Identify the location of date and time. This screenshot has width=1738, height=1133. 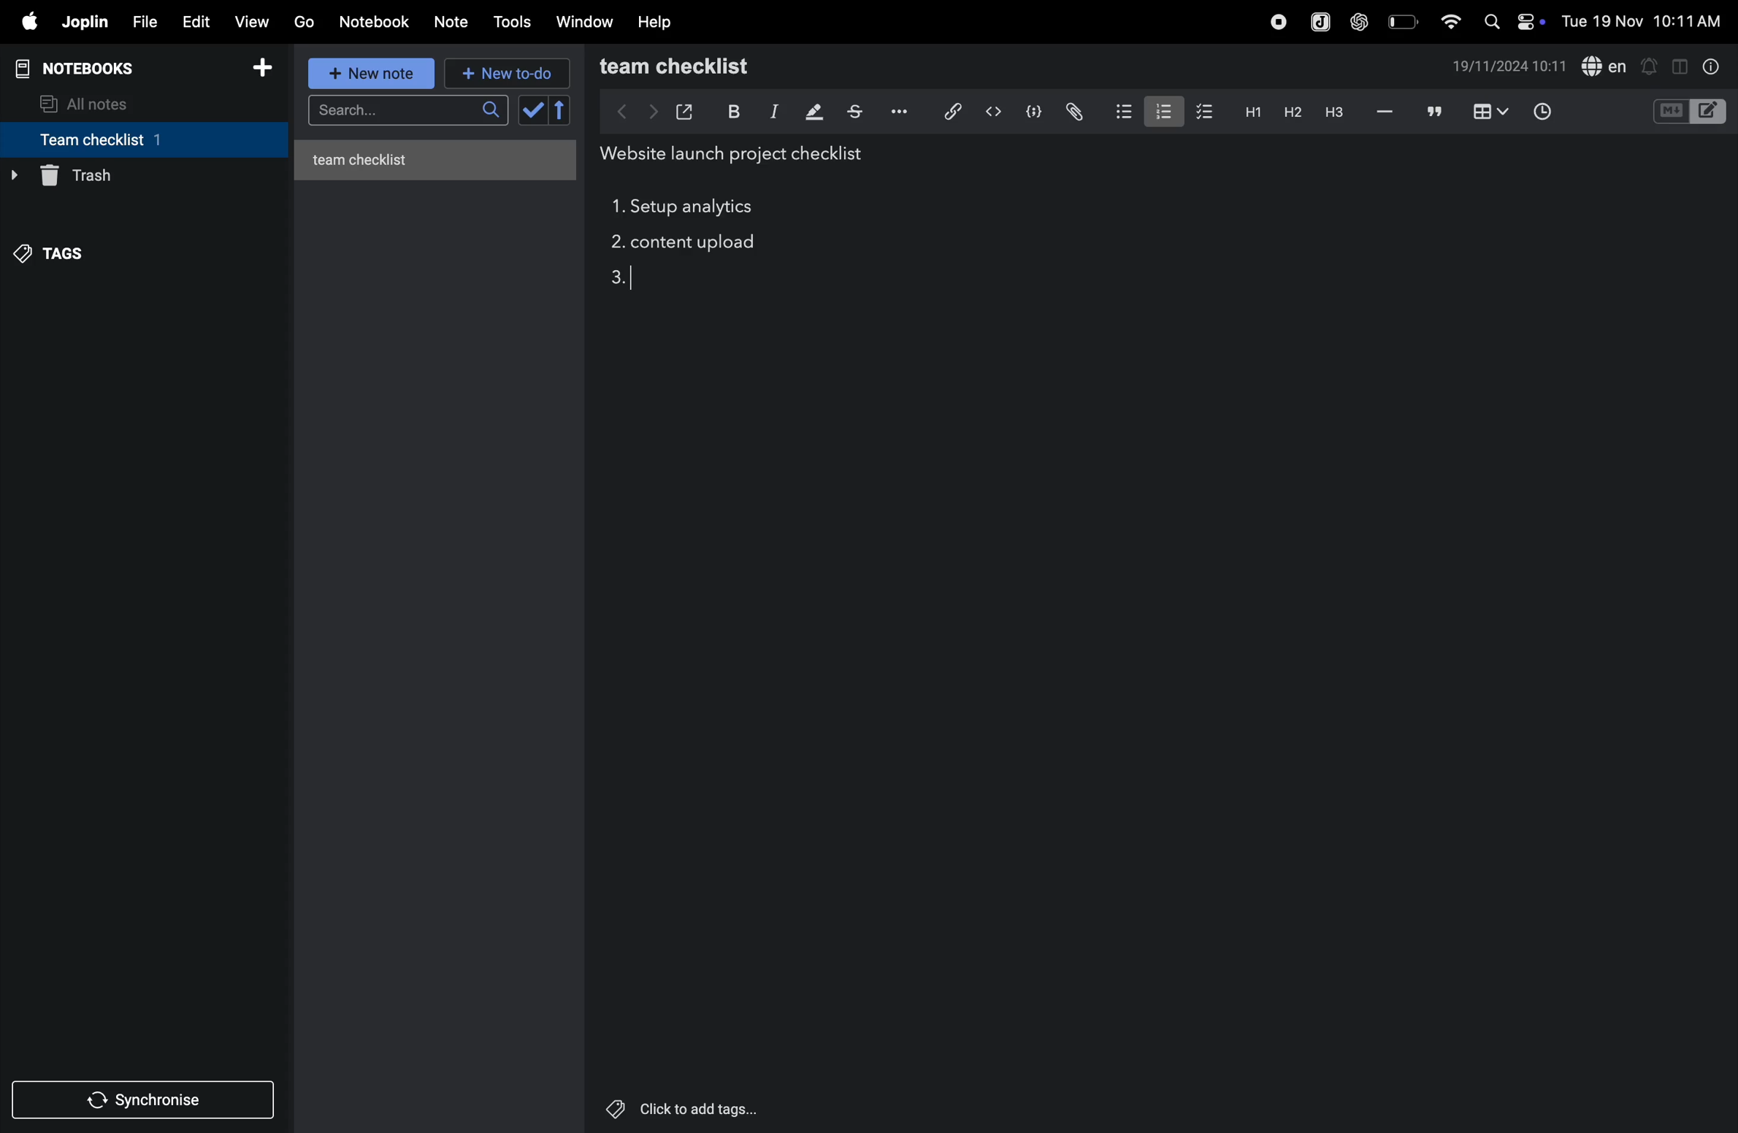
(1510, 68).